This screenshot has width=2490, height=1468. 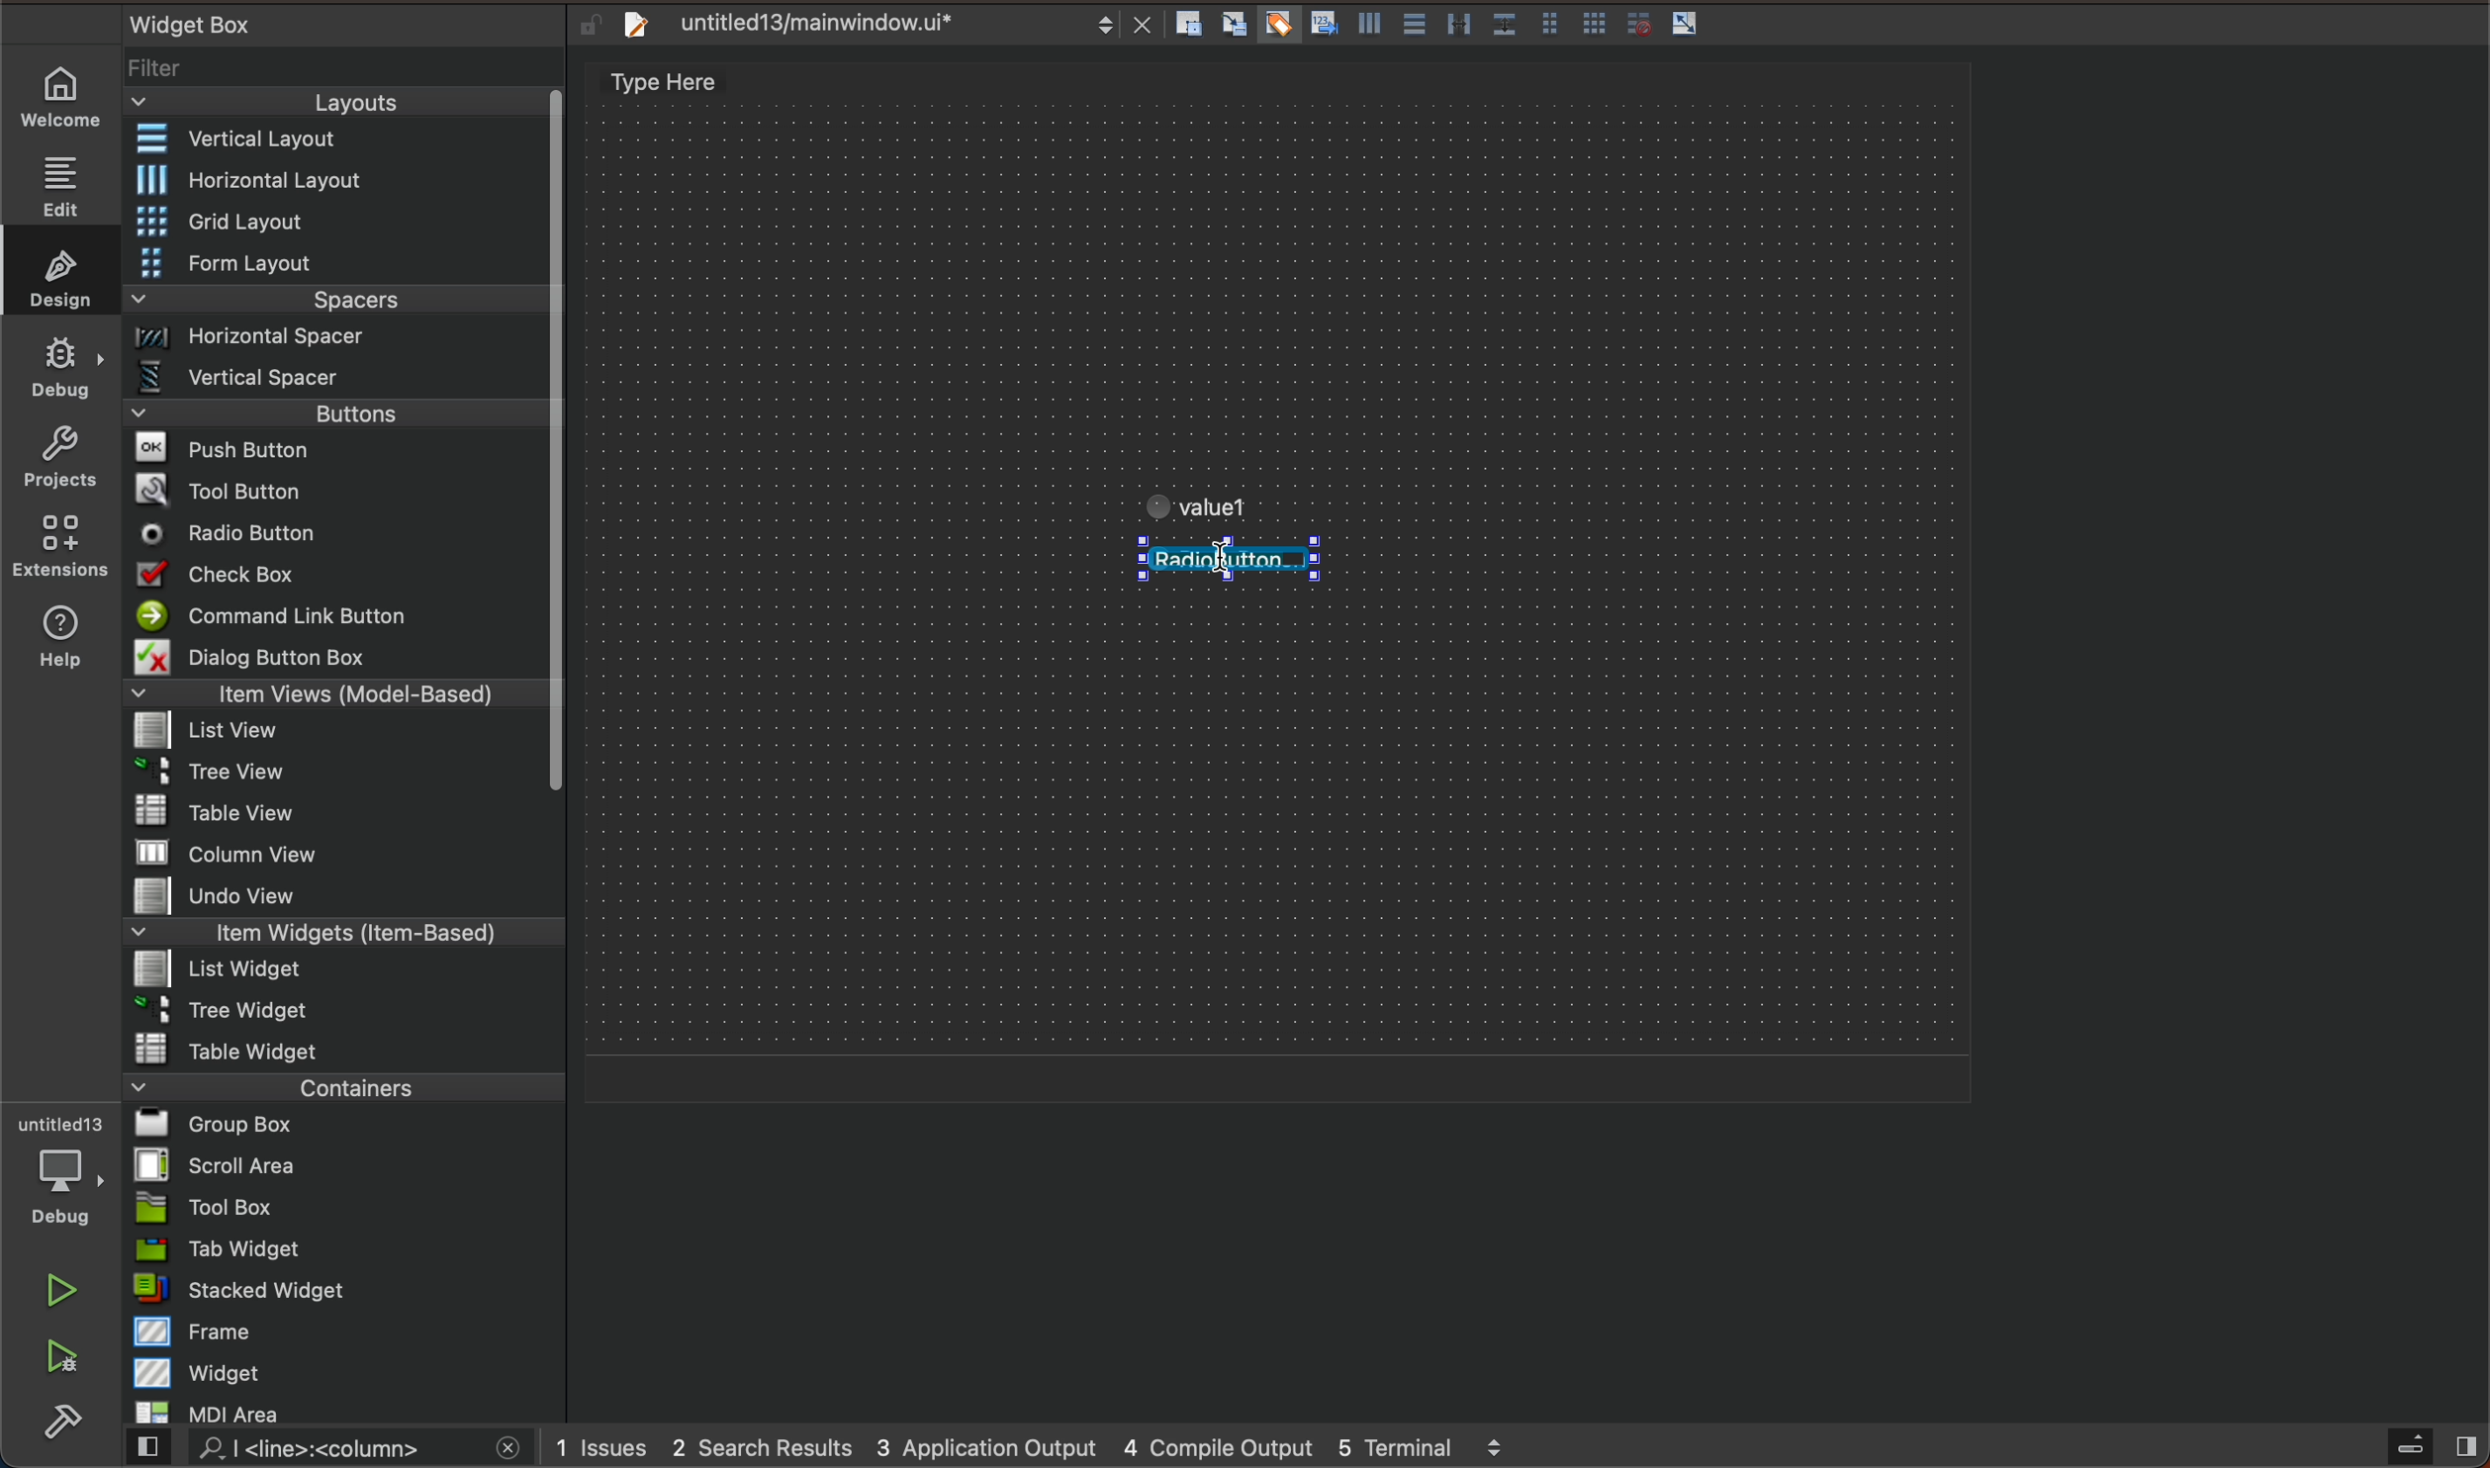 What do you see at coordinates (1059, 1446) in the screenshot?
I see `logs` at bounding box center [1059, 1446].